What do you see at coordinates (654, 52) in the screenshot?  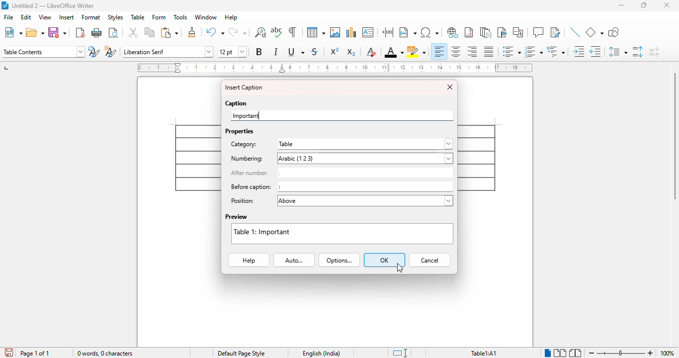 I see `decrease paragraph spacing` at bounding box center [654, 52].